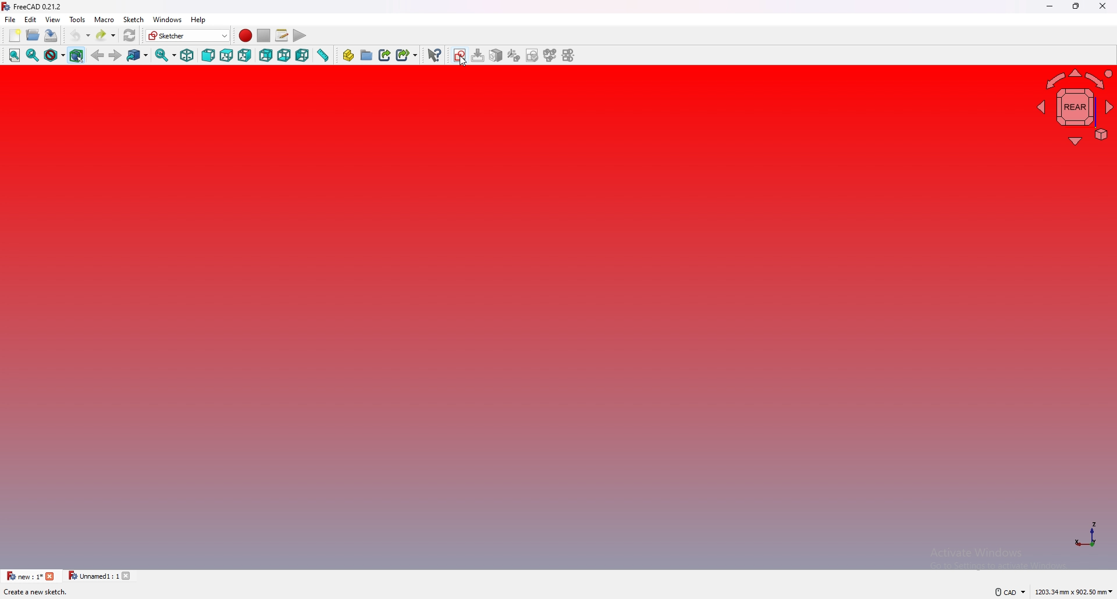  I want to click on resize, so click(1077, 6).